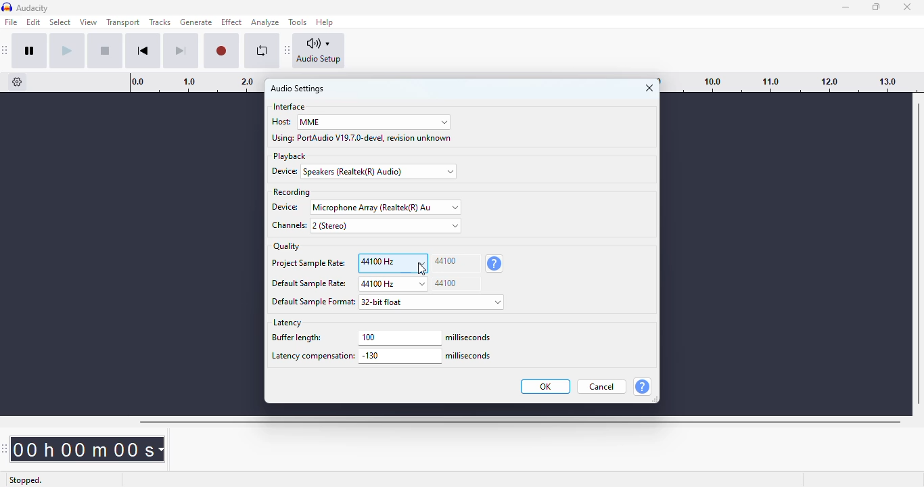  I want to click on logo, so click(7, 7).